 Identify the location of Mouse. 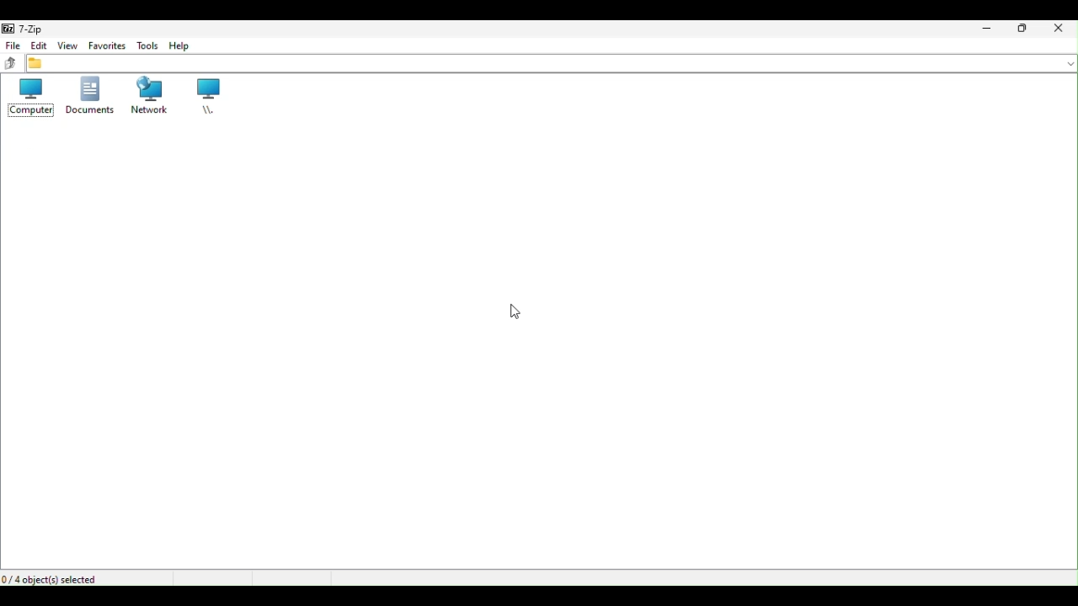
(520, 313).